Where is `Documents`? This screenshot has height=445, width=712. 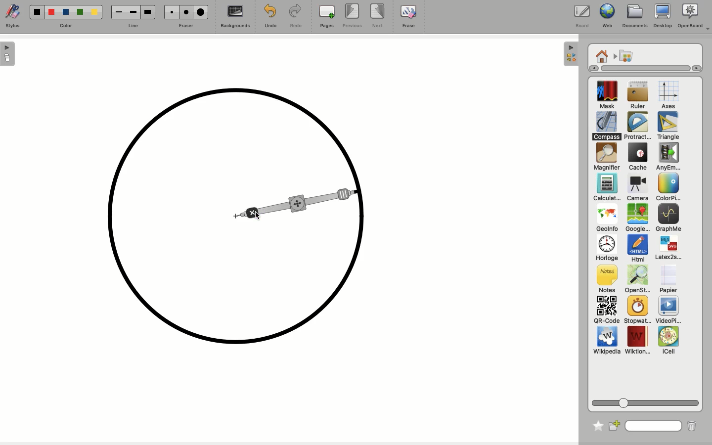
Documents is located at coordinates (635, 16).